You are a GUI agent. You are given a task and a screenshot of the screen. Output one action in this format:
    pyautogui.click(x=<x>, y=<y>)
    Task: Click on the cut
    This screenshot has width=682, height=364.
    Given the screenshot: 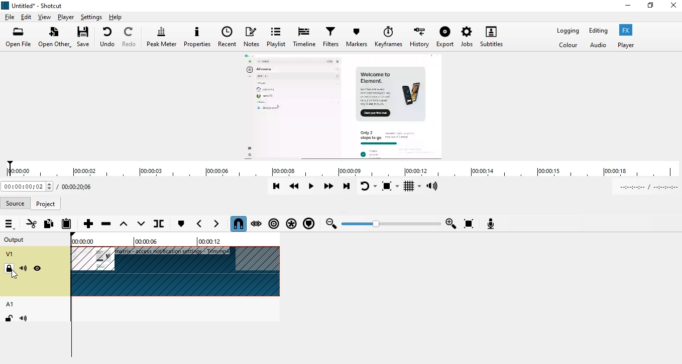 What is the action you would take?
    pyautogui.click(x=31, y=224)
    